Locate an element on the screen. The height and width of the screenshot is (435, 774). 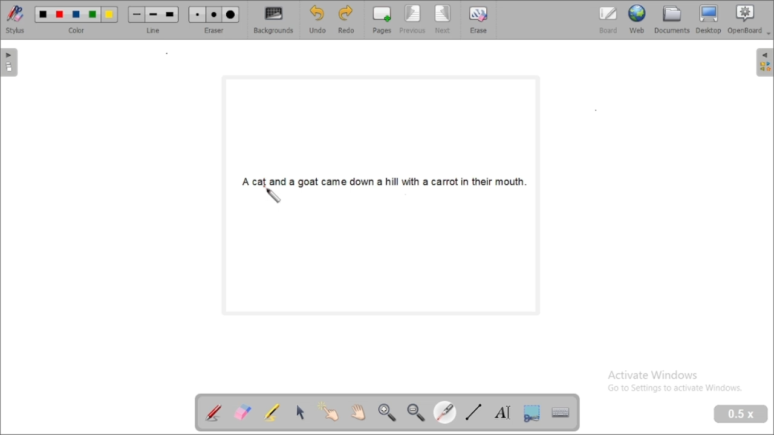
sidebar settings is located at coordinates (764, 63).